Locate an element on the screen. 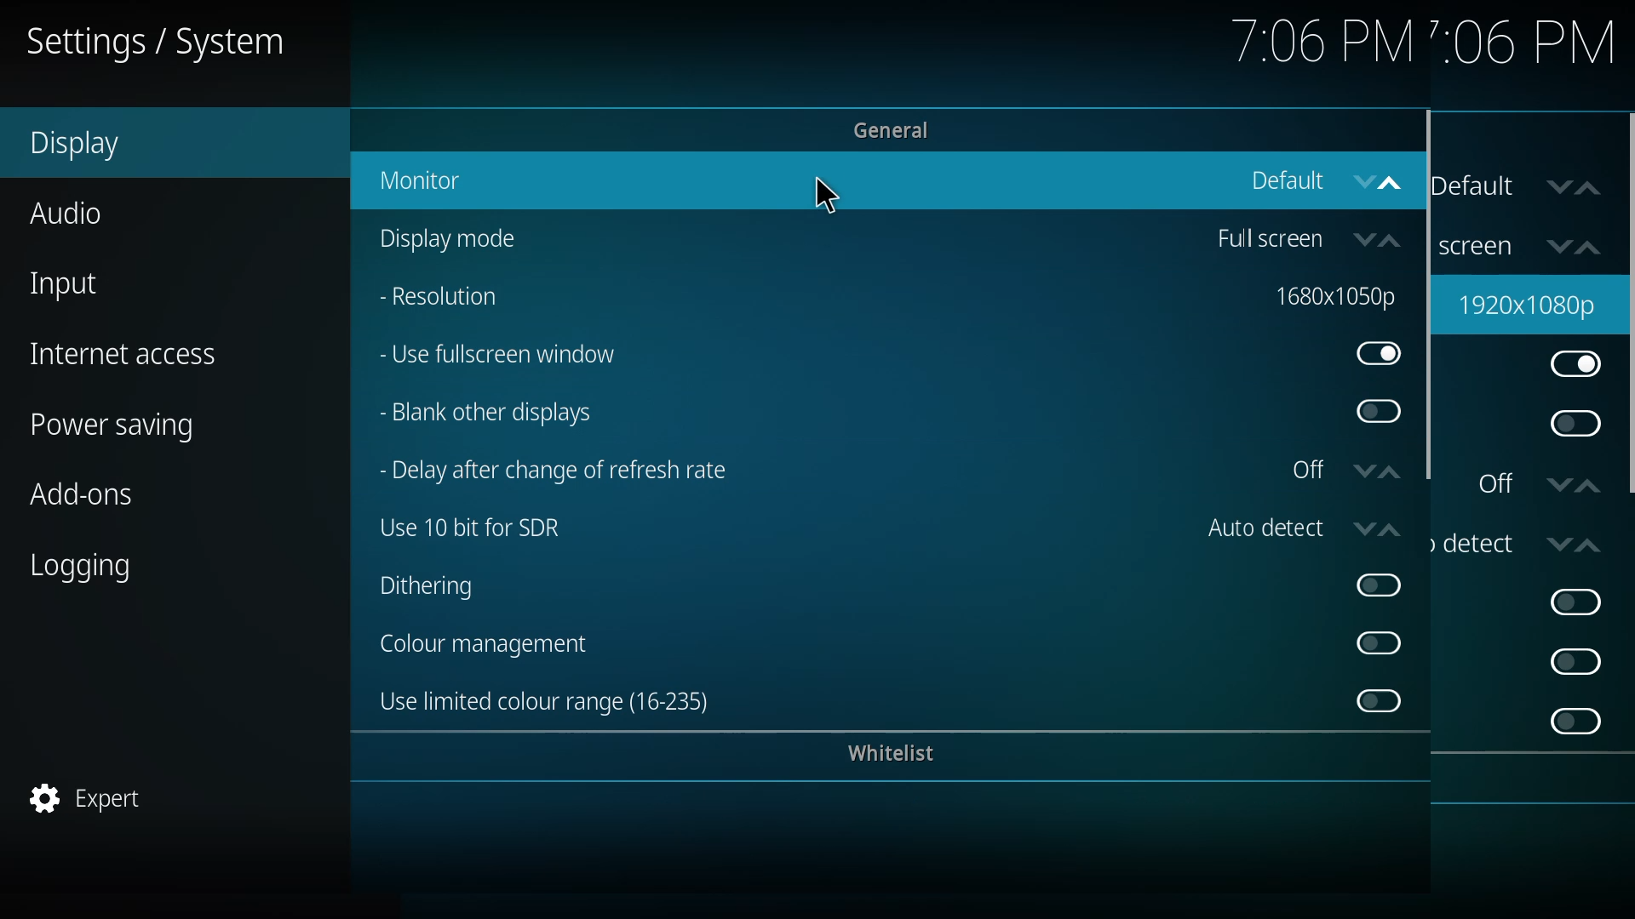 This screenshot has height=919, width=1635. enable is located at coordinates (1575, 602).